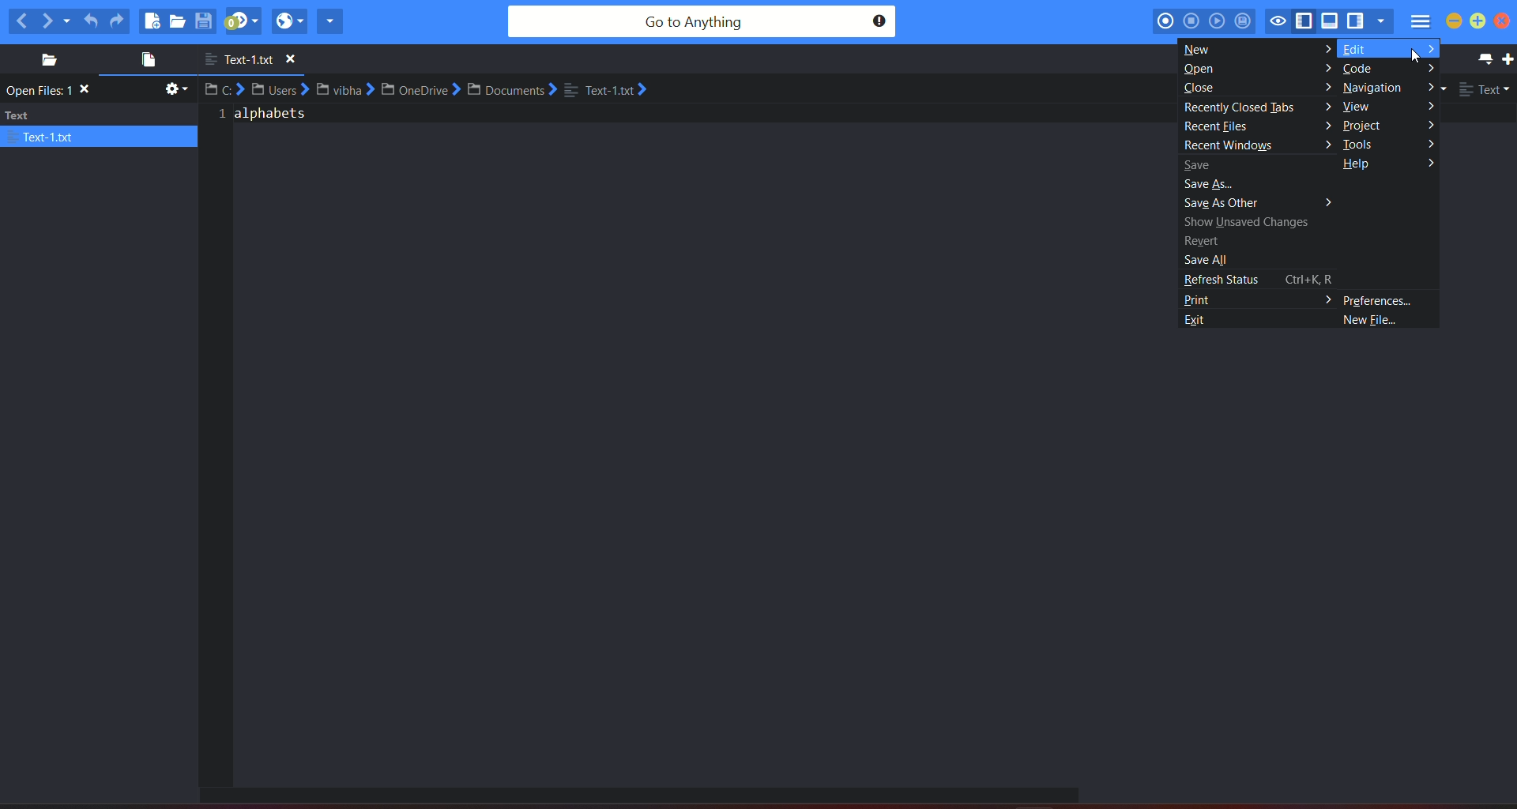 The height and width of the screenshot is (809, 1517). I want to click on More, so click(1430, 107).